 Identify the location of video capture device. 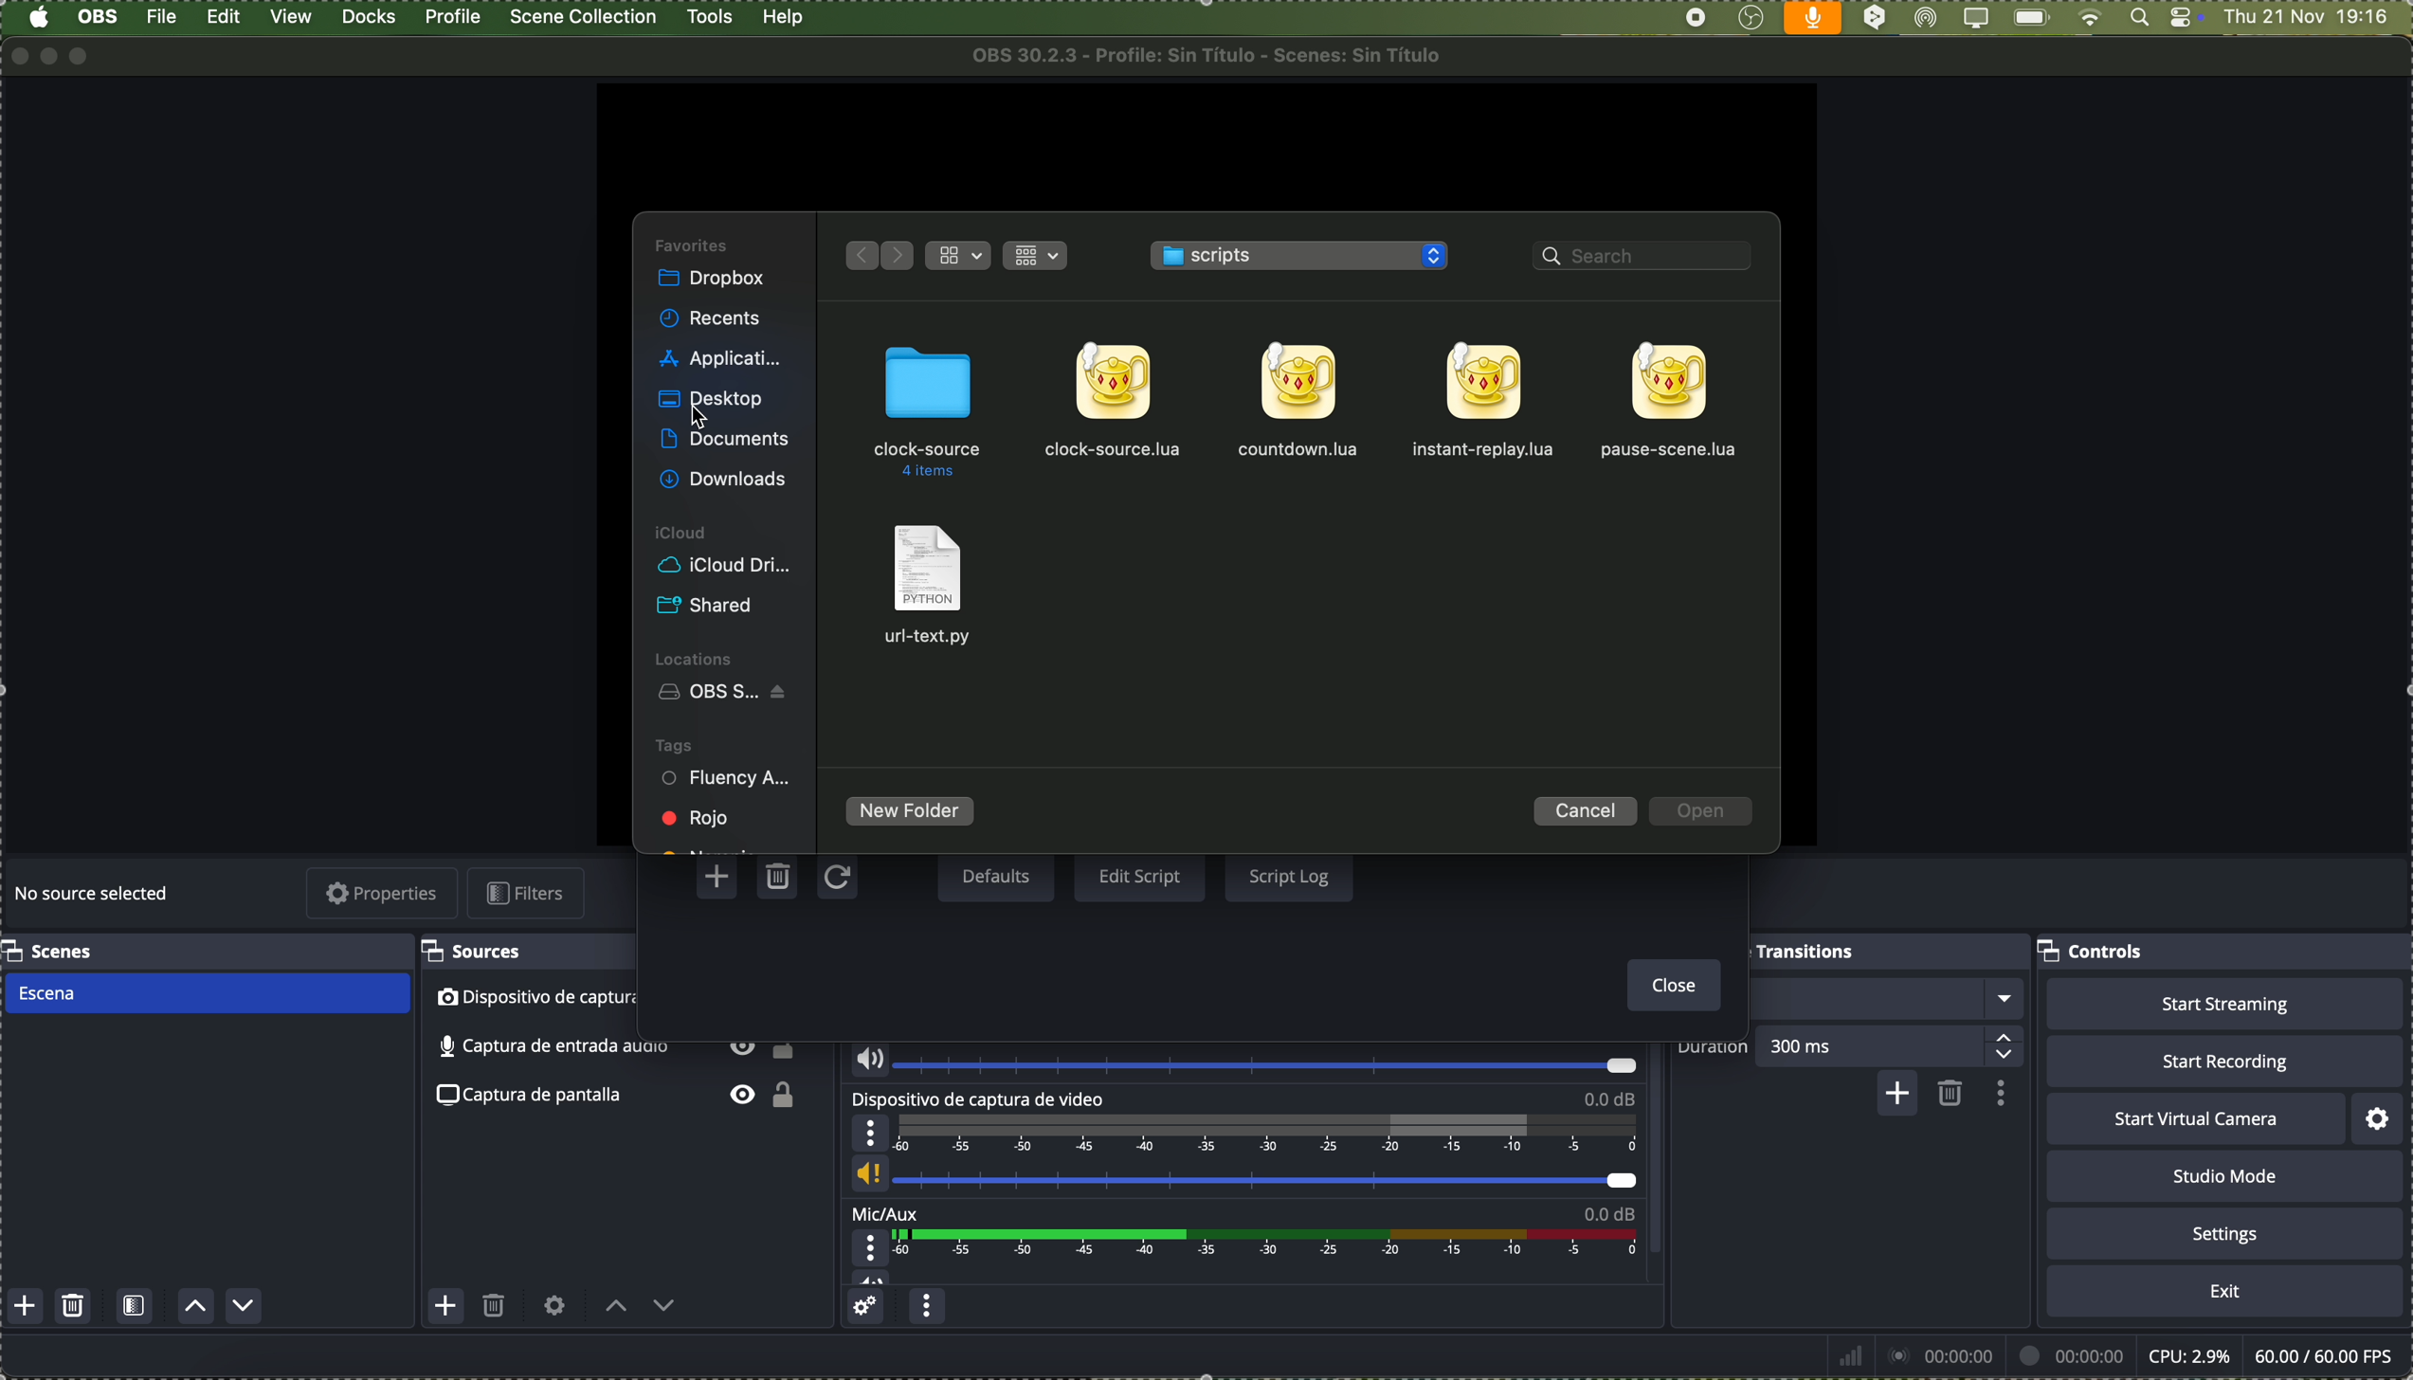
(618, 999).